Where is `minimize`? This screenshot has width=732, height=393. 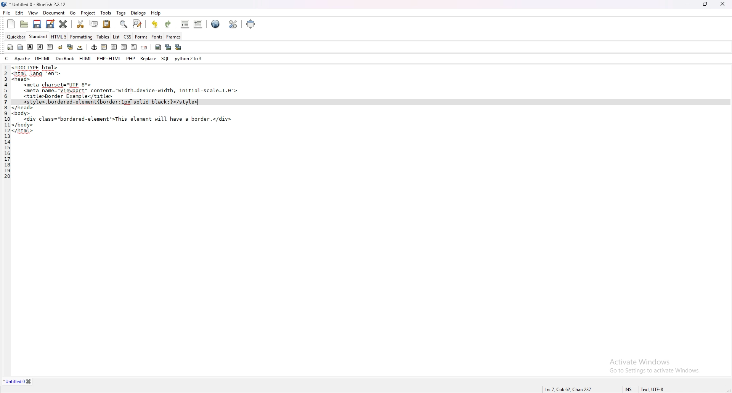
minimize is located at coordinates (689, 4).